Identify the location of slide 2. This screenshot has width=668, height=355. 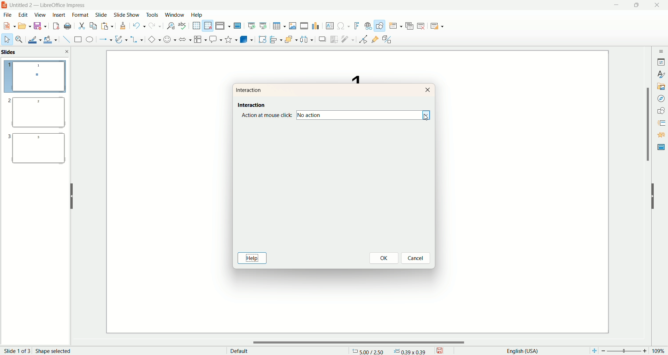
(35, 114).